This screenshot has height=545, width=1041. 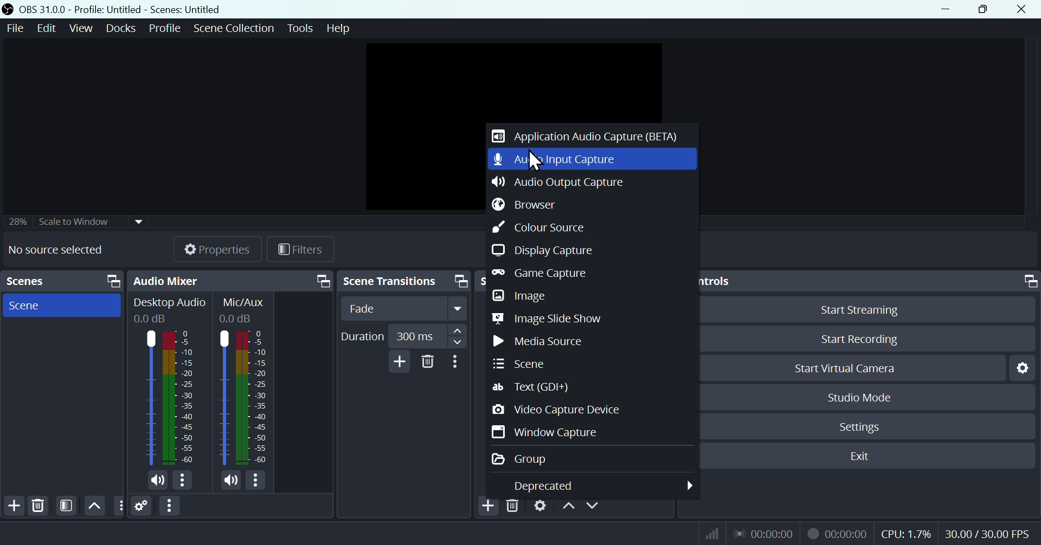 I want to click on Restore, so click(x=986, y=9).